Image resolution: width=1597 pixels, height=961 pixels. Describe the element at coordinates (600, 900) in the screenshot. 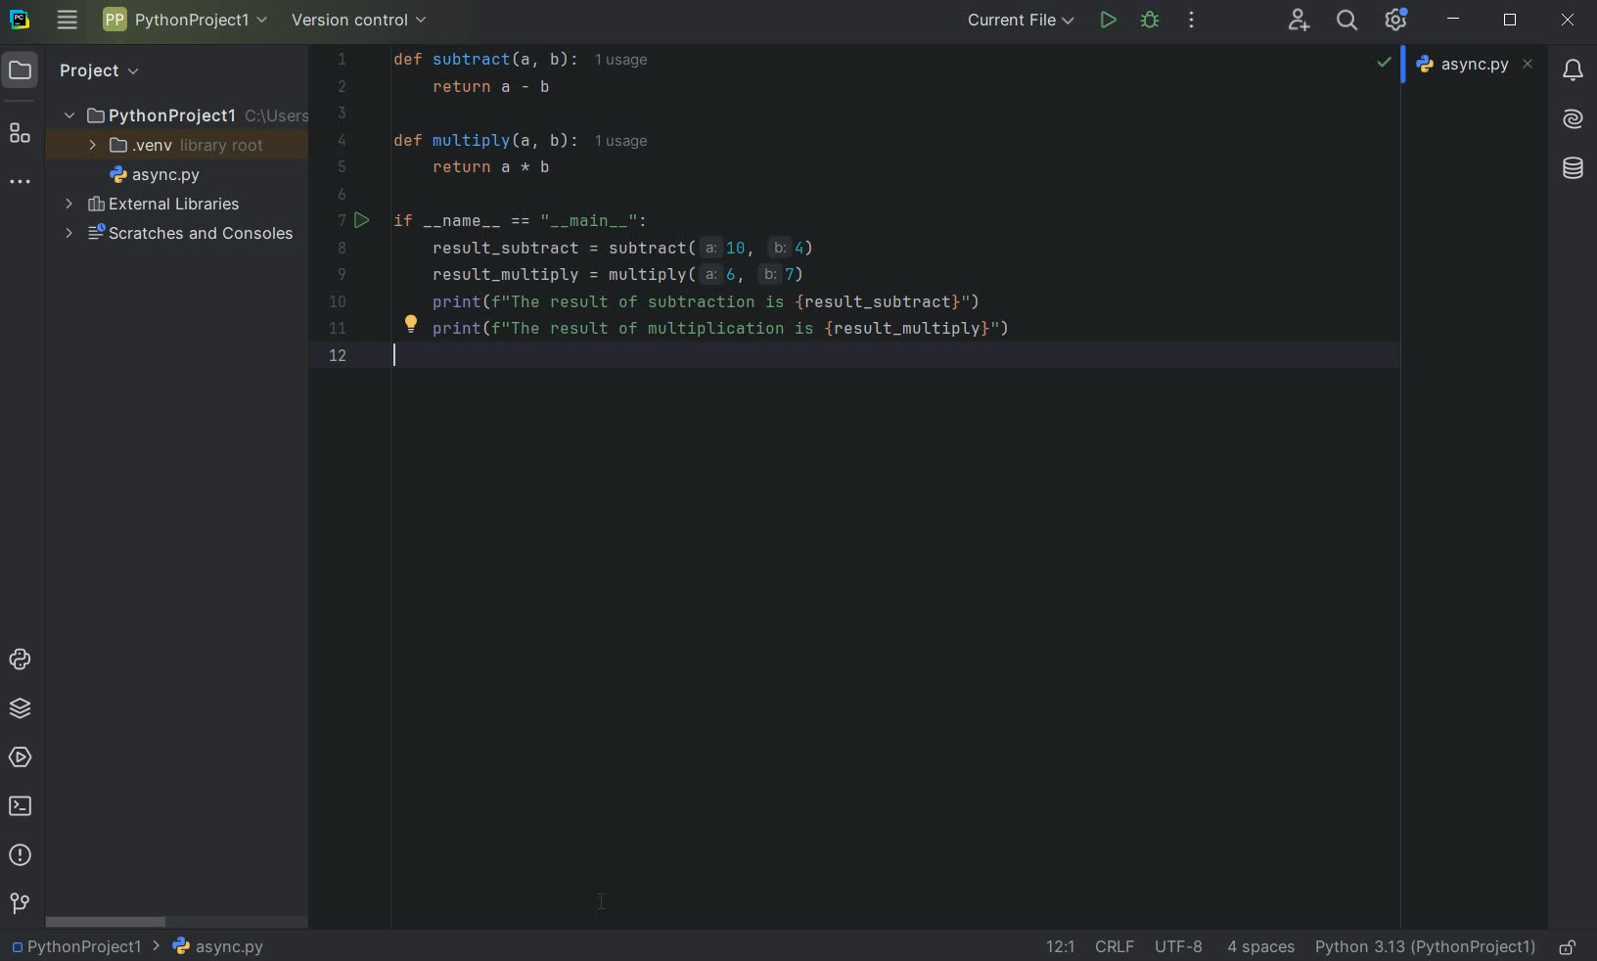

I see `cursor` at that location.